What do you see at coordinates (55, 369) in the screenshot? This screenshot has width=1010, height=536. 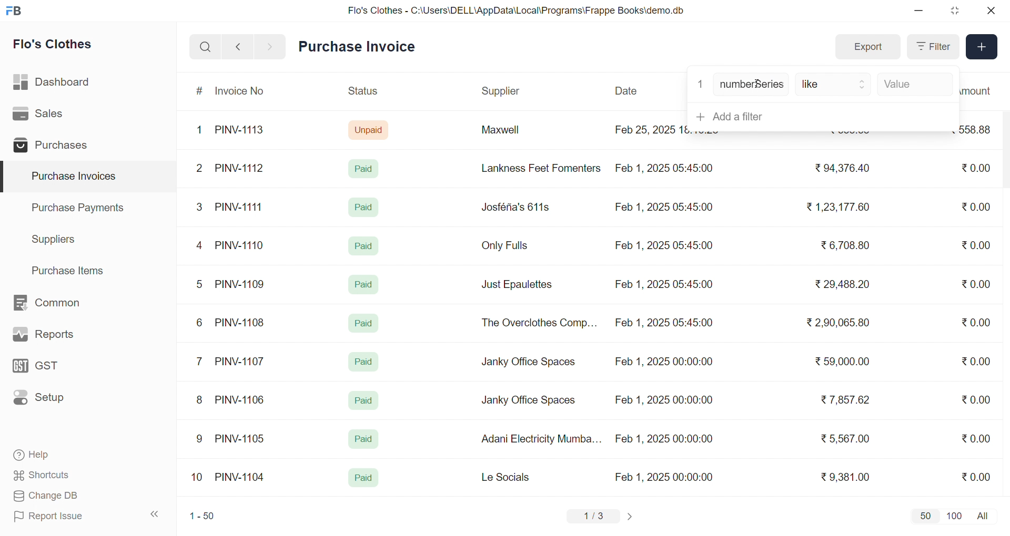 I see `GST` at bounding box center [55, 369].